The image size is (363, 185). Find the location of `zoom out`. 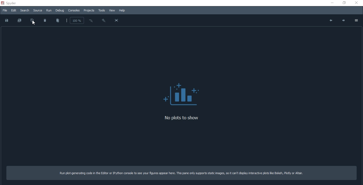

zoom out is located at coordinates (90, 20).